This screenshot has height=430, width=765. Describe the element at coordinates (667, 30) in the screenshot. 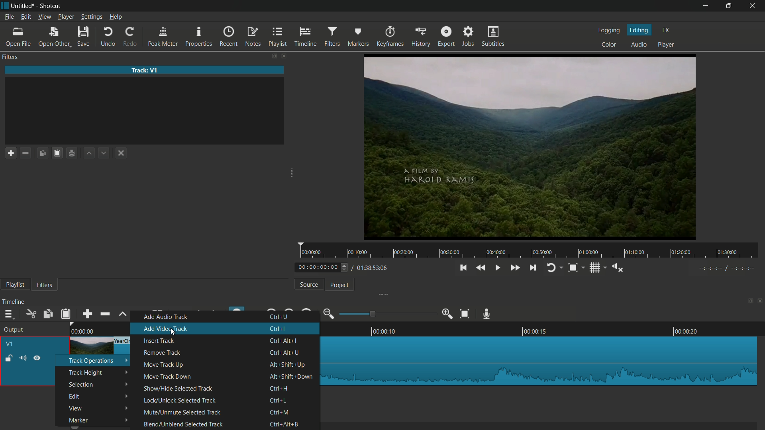

I see `fx` at that location.